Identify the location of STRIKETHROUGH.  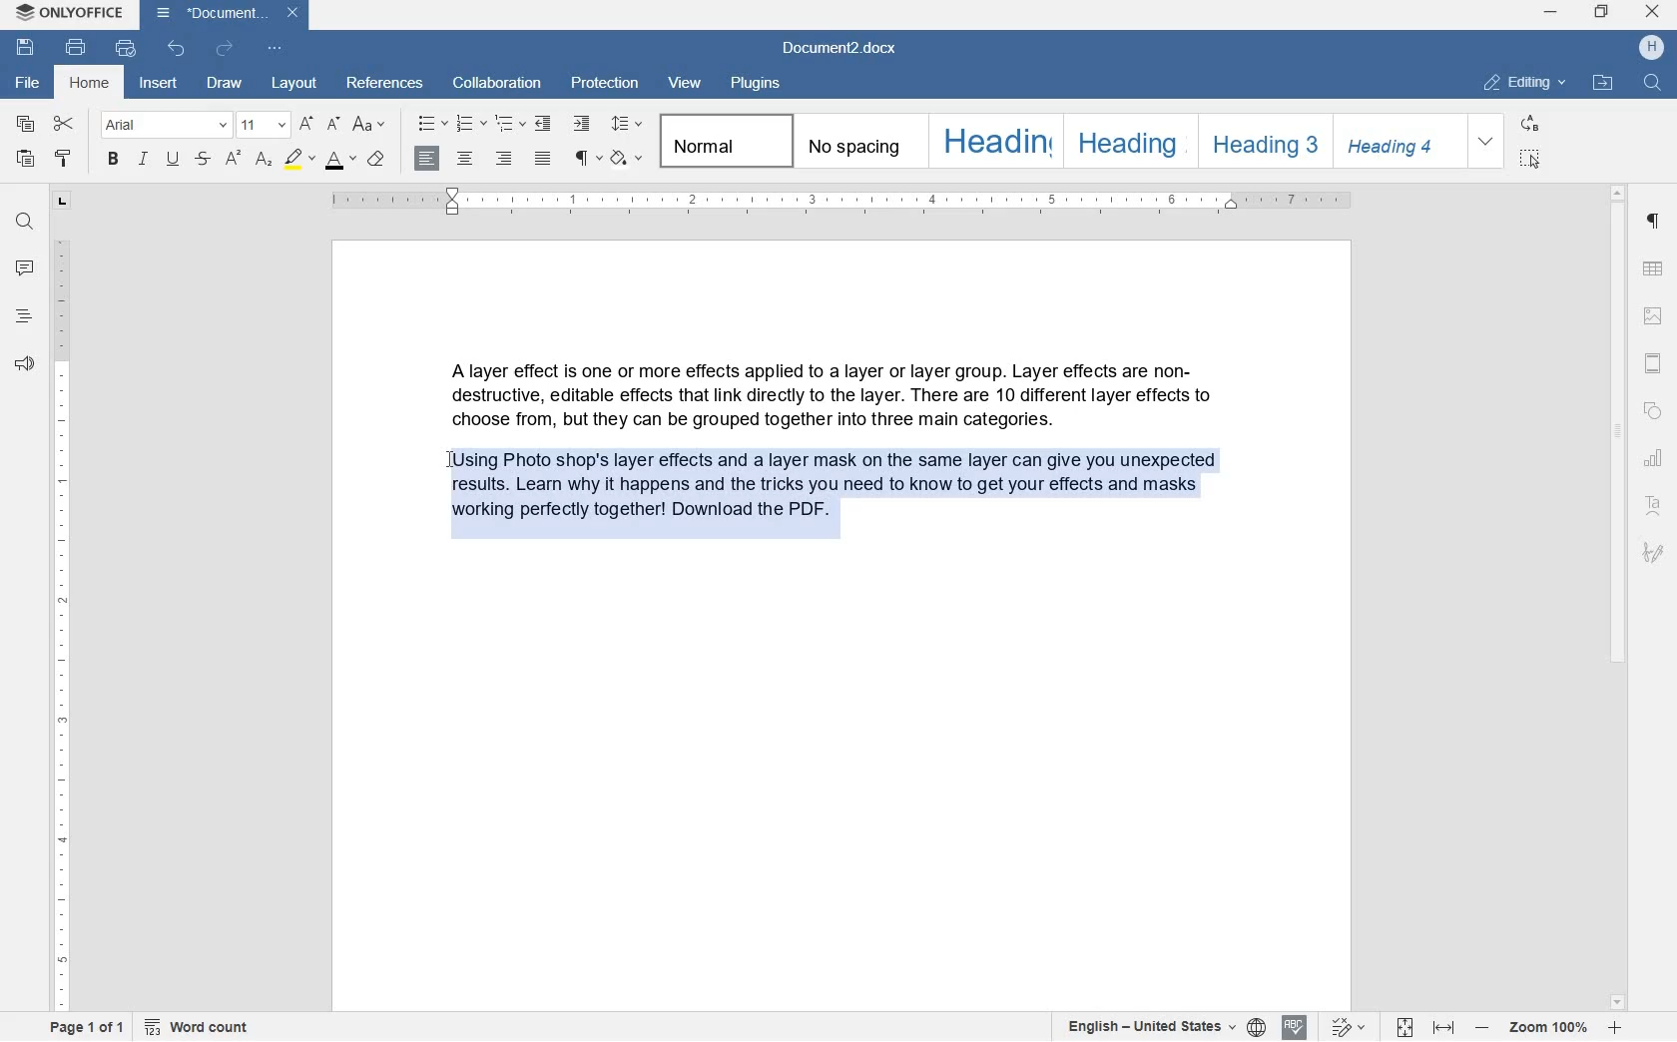
(202, 161).